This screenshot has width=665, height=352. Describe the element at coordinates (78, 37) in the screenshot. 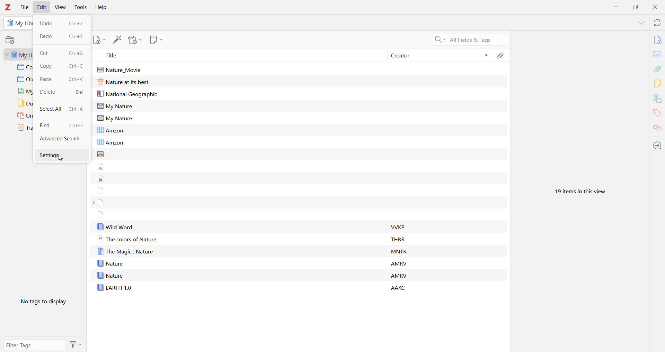

I see `Ctri+Y` at that location.